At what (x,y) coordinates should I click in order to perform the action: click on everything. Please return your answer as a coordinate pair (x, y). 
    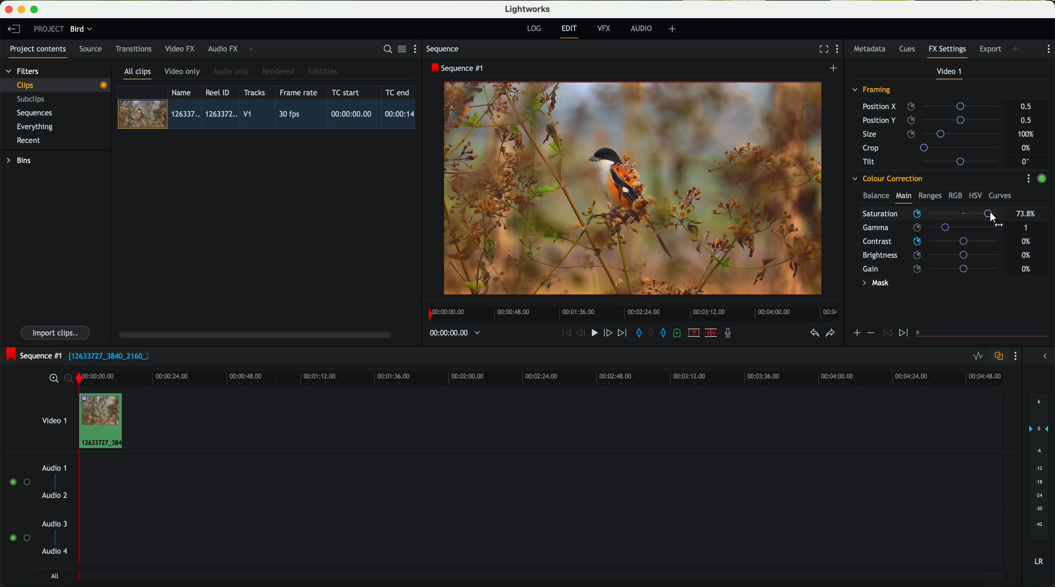
    Looking at the image, I should click on (35, 127).